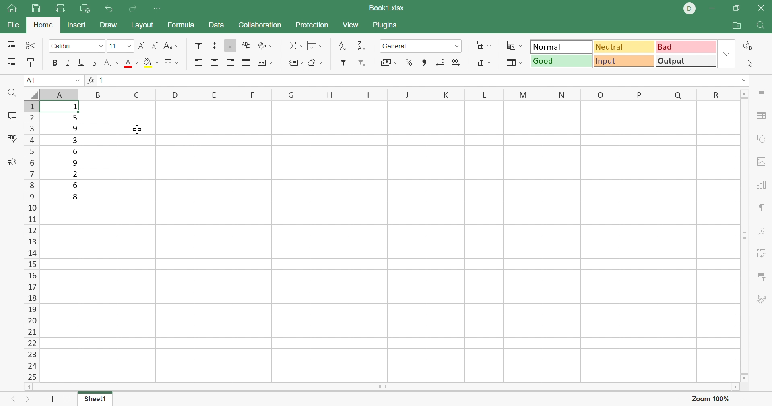  I want to click on Format as table template, so click(513, 64).